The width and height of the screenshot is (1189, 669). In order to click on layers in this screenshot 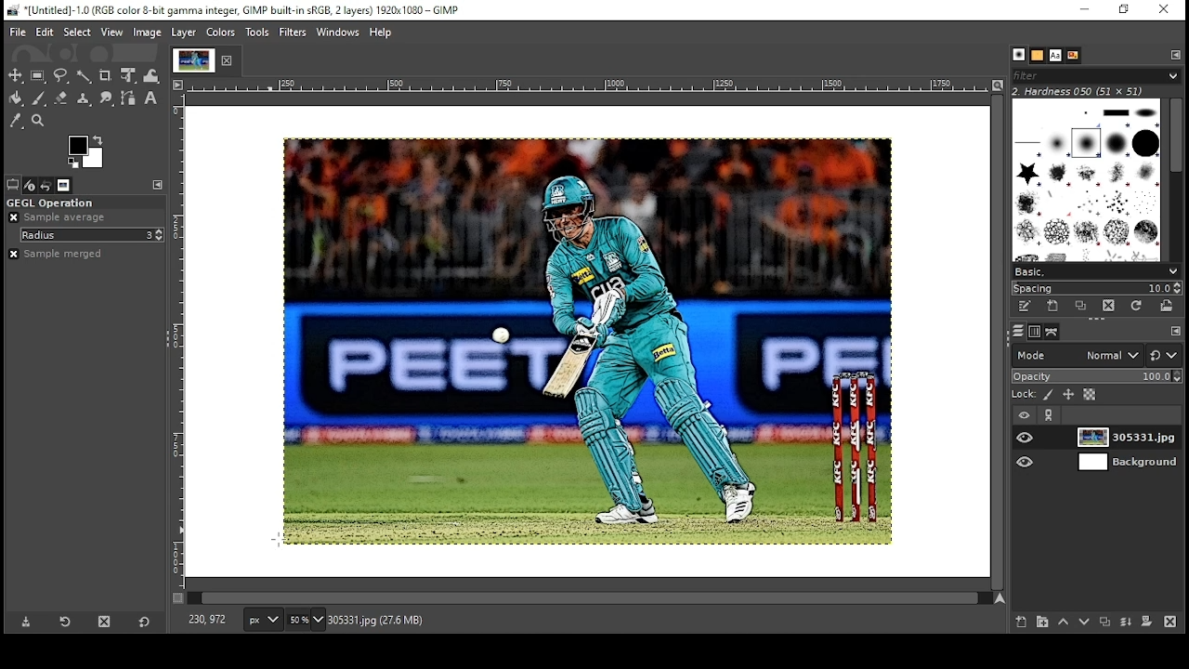, I will do `click(1019, 332)`.